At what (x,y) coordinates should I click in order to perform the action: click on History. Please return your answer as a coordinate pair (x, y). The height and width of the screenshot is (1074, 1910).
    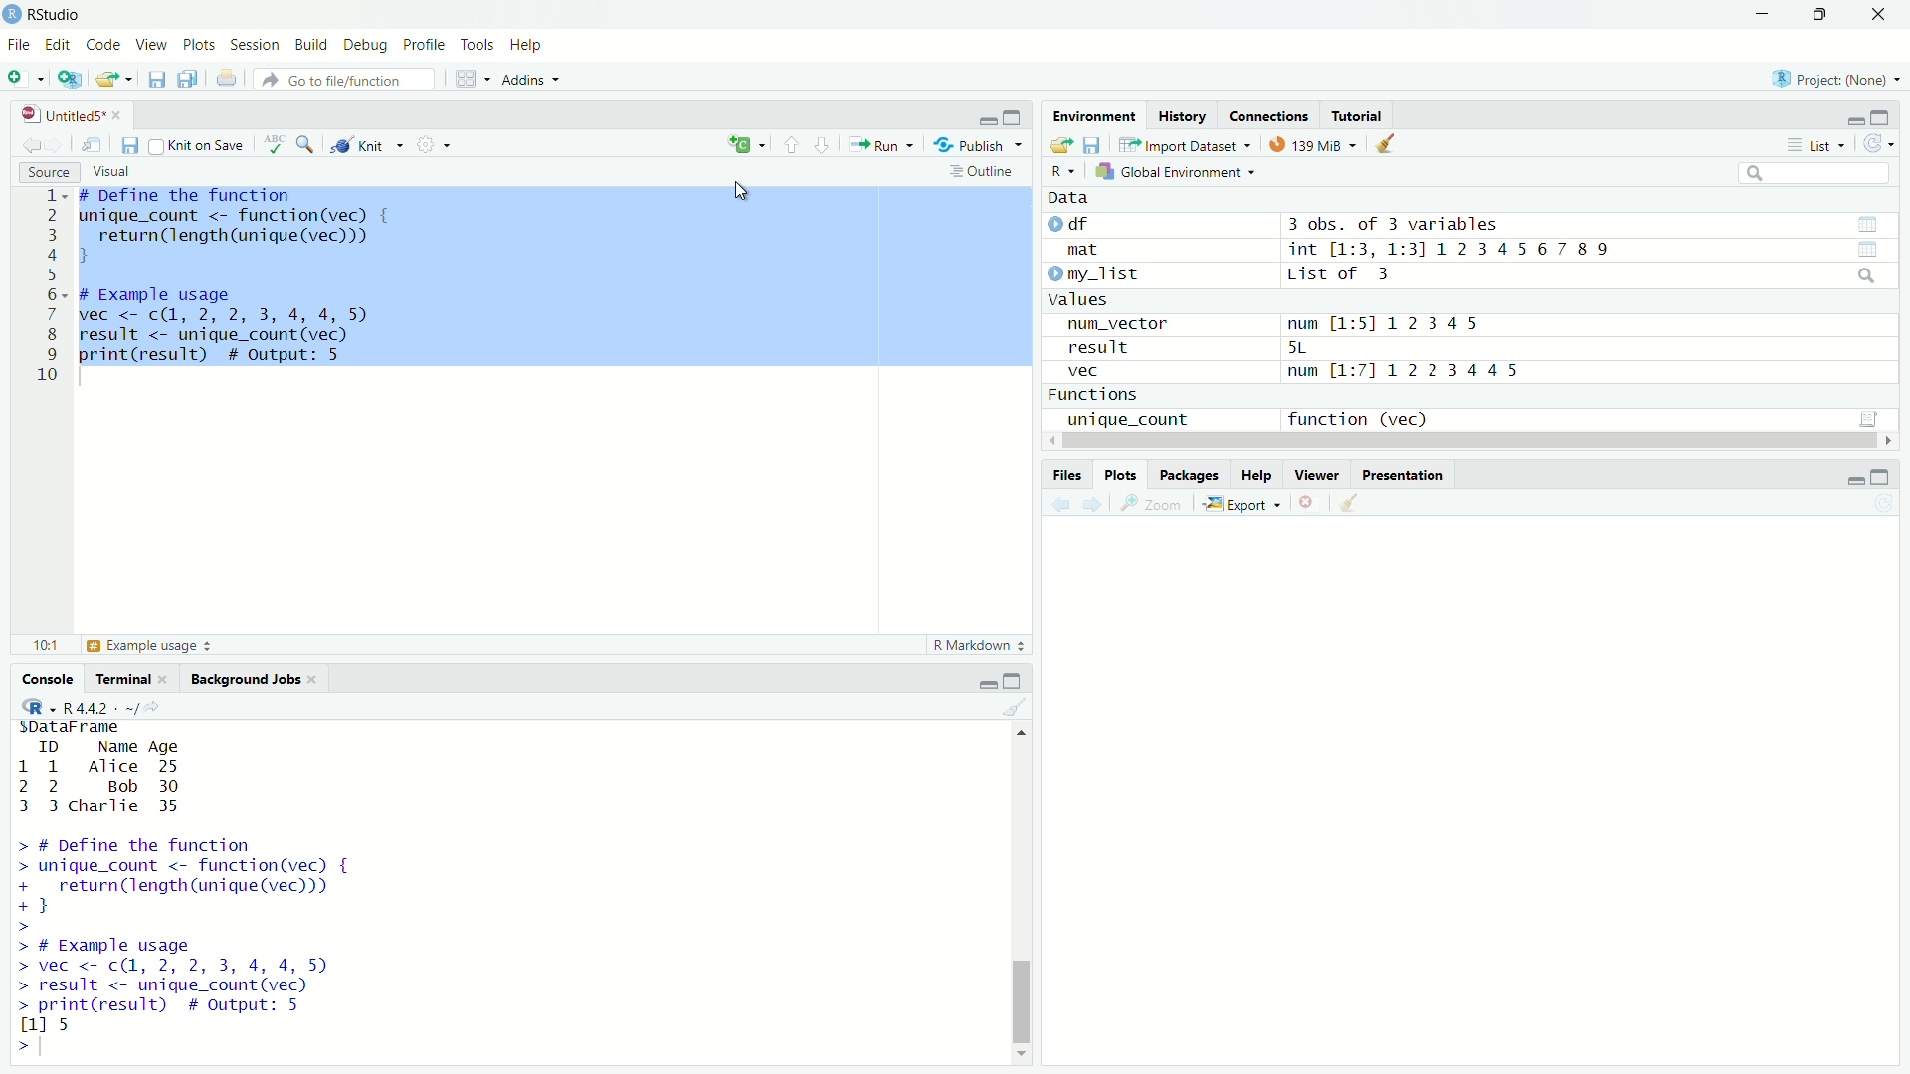
    Looking at the image, I should click on (1183, 117).